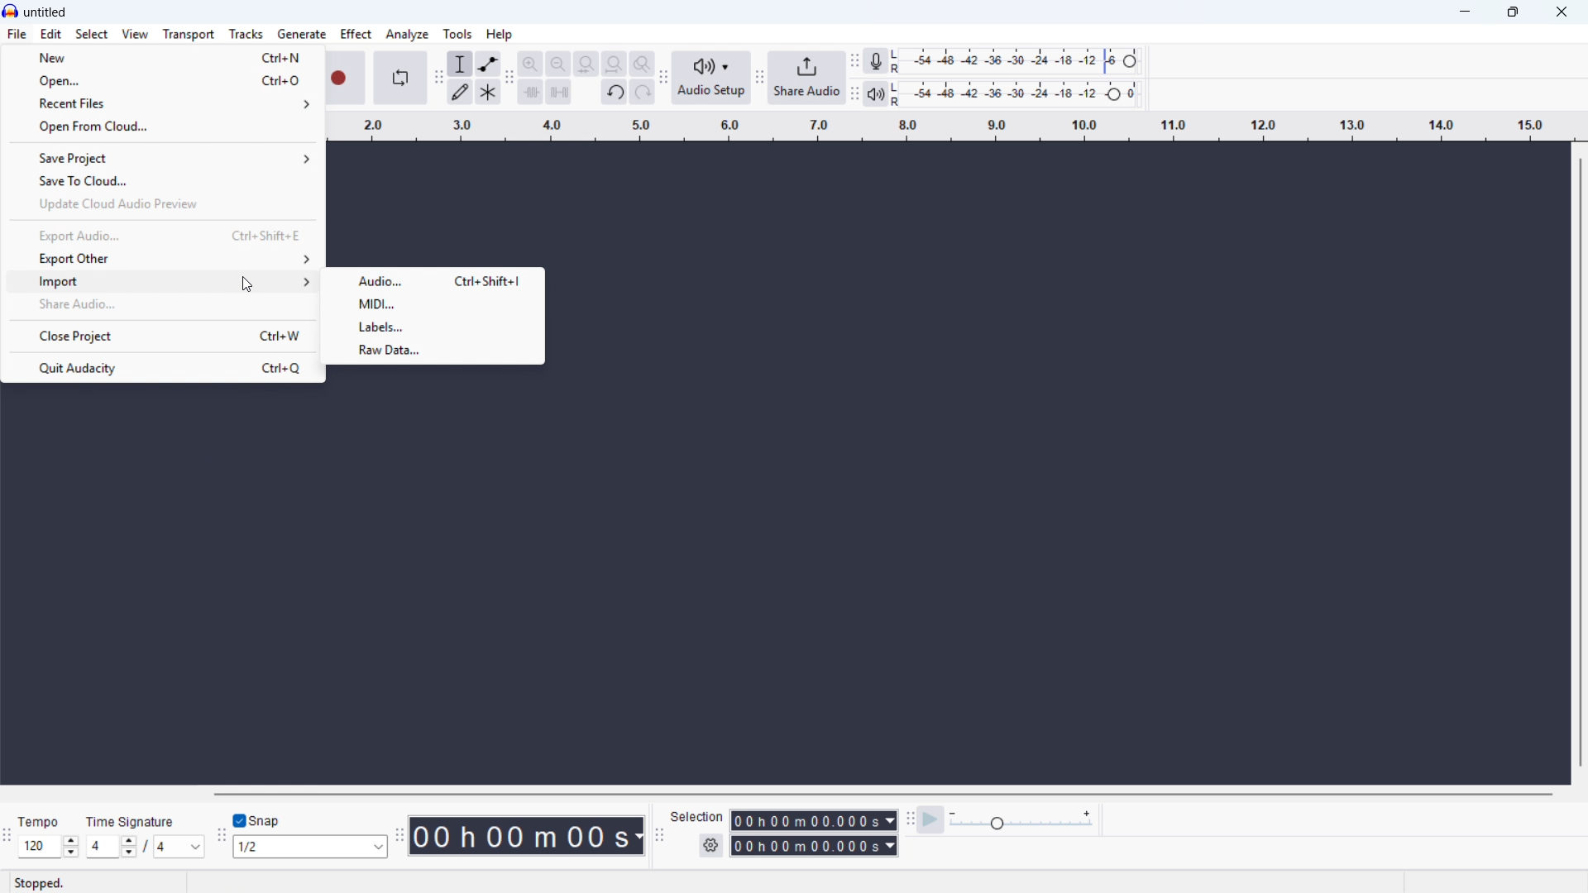  I want to click on Time signature toolbar , so click(9, 837).